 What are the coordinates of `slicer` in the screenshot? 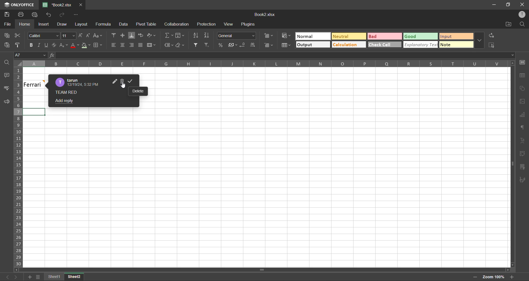 It's located at (522, 167).